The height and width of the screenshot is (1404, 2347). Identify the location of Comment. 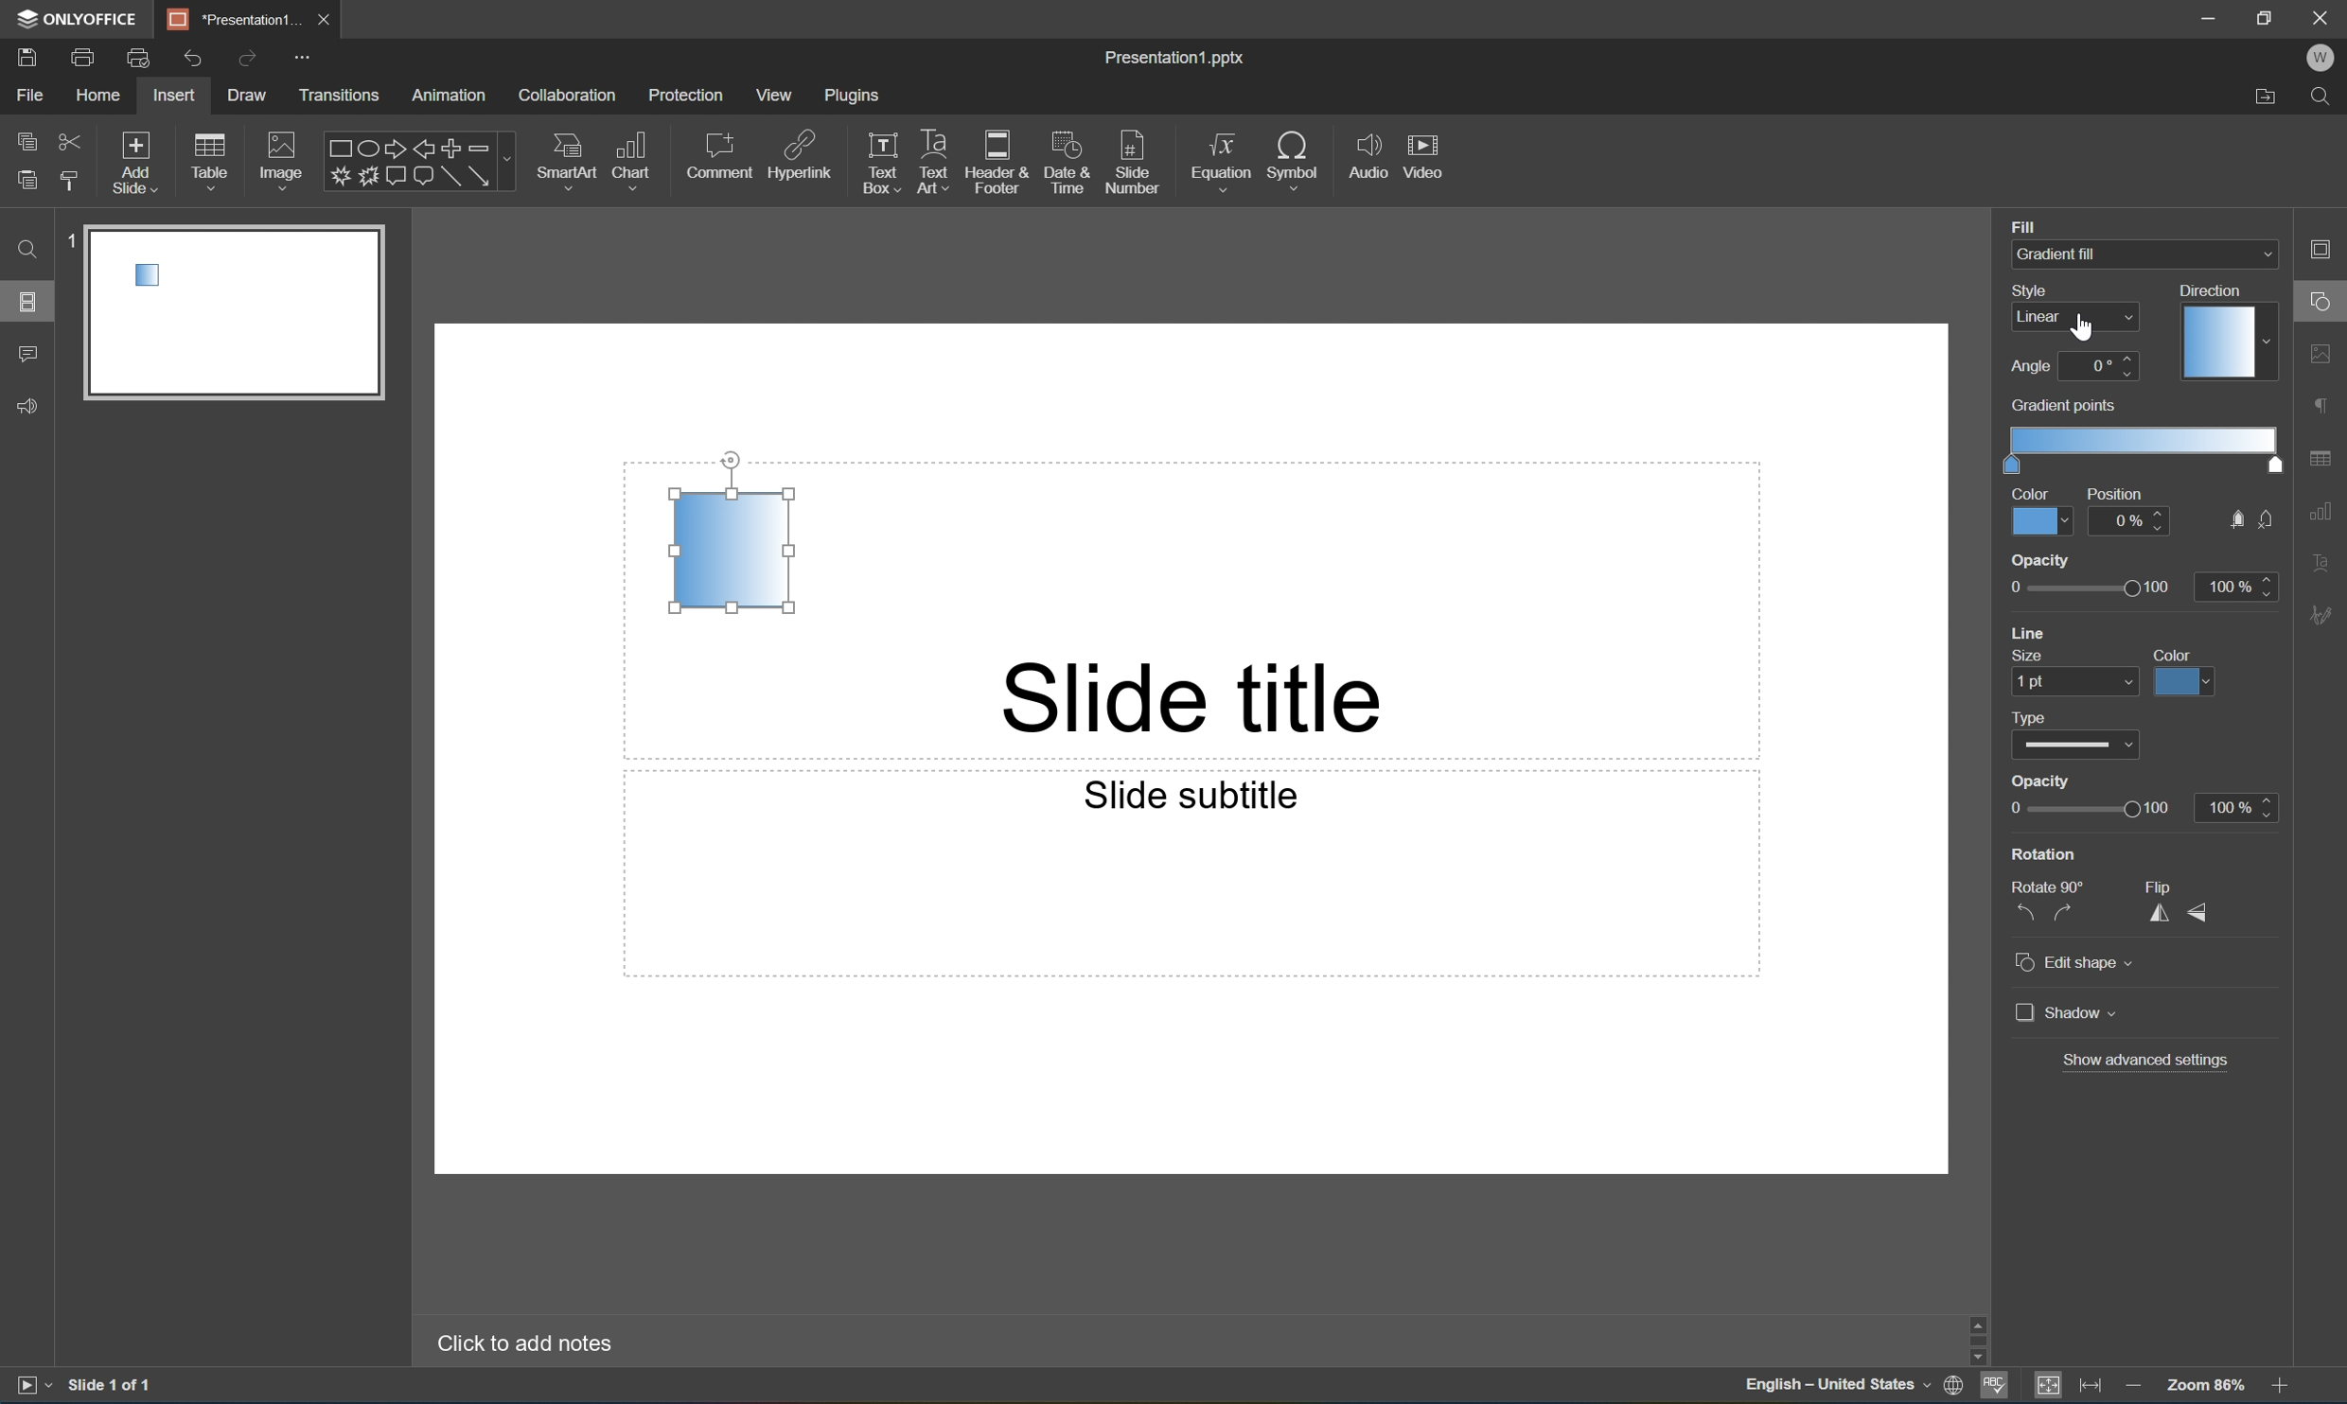
(29, 356).